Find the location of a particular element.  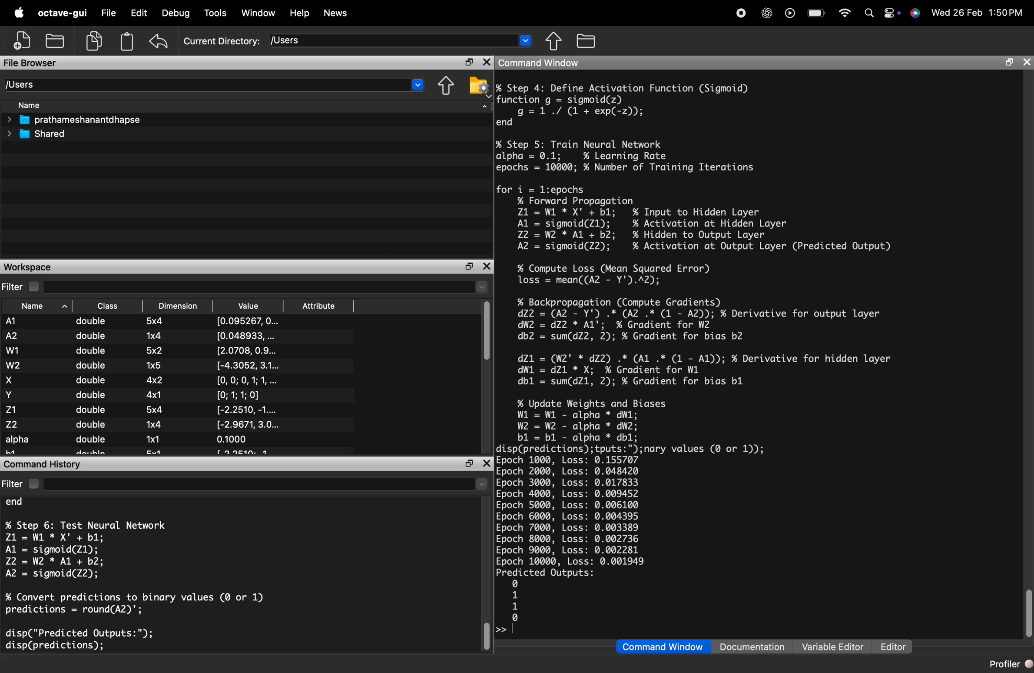

Scroll bar is located at coordinates (1027, 613).